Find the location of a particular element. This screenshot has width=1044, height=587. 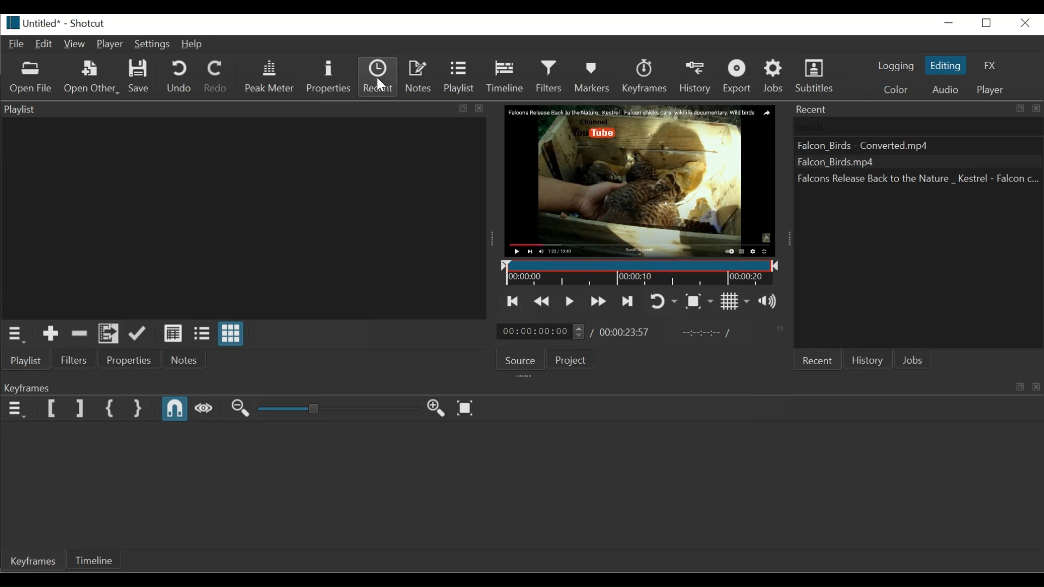

Keyframes is located at coordinates (648, 76).